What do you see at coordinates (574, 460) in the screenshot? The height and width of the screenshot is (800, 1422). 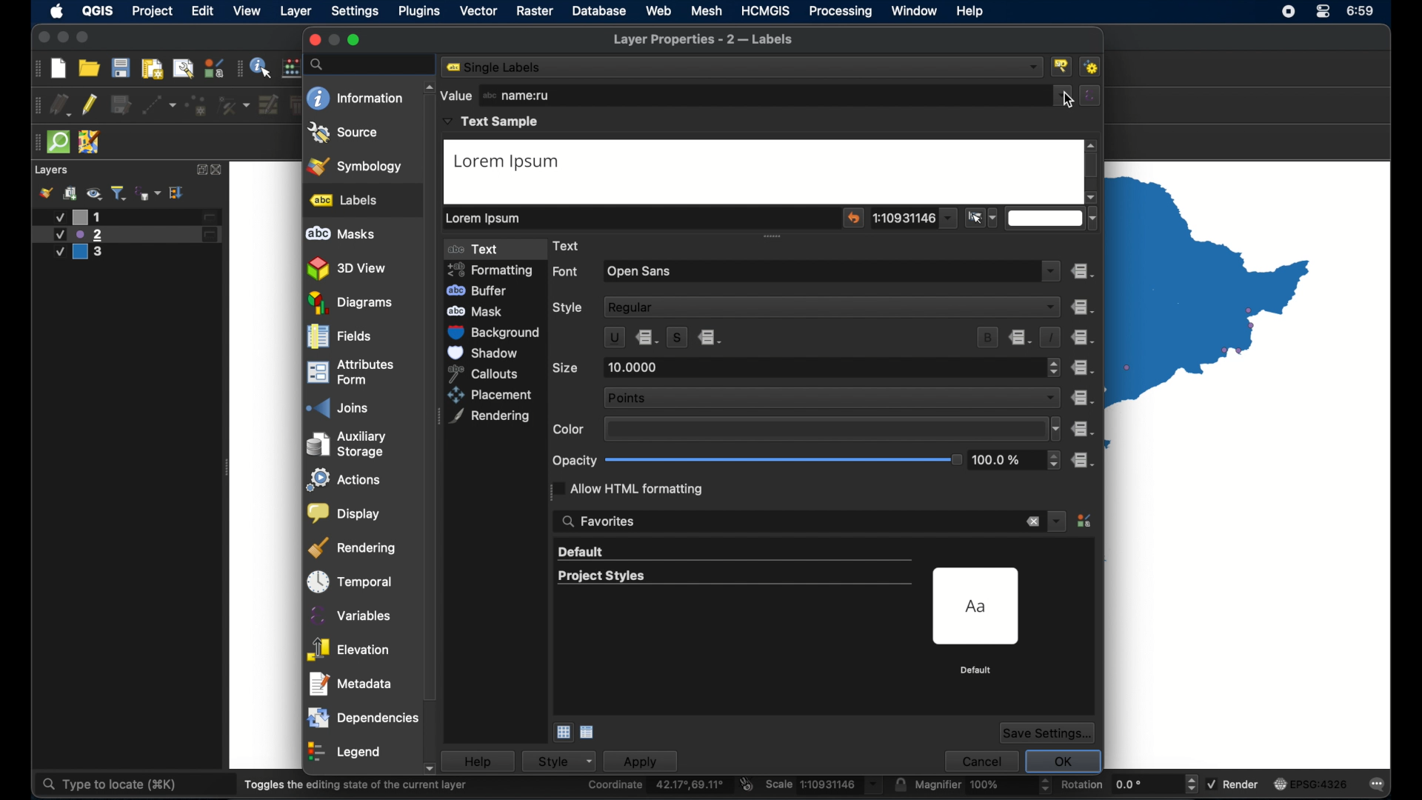 I see `opacity` at bounding box center [574, 460].